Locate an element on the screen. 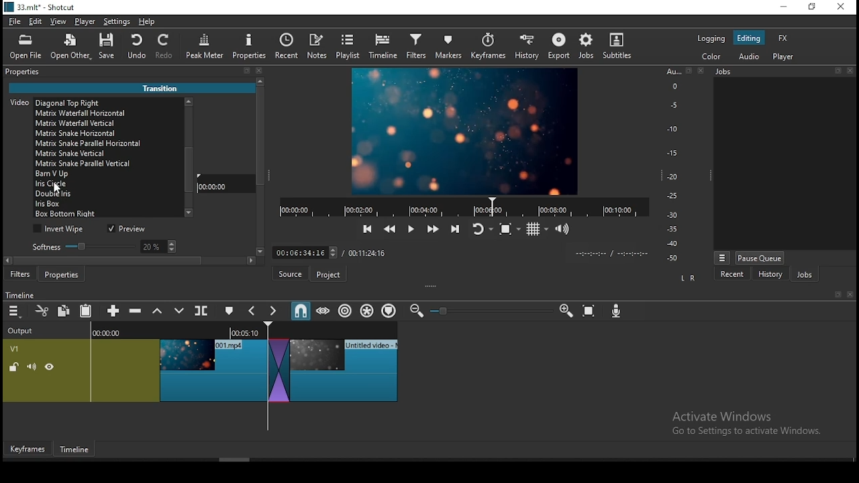 The width and height of the screenshot is (859, 483). Transition is located at coordinates (165, 87).